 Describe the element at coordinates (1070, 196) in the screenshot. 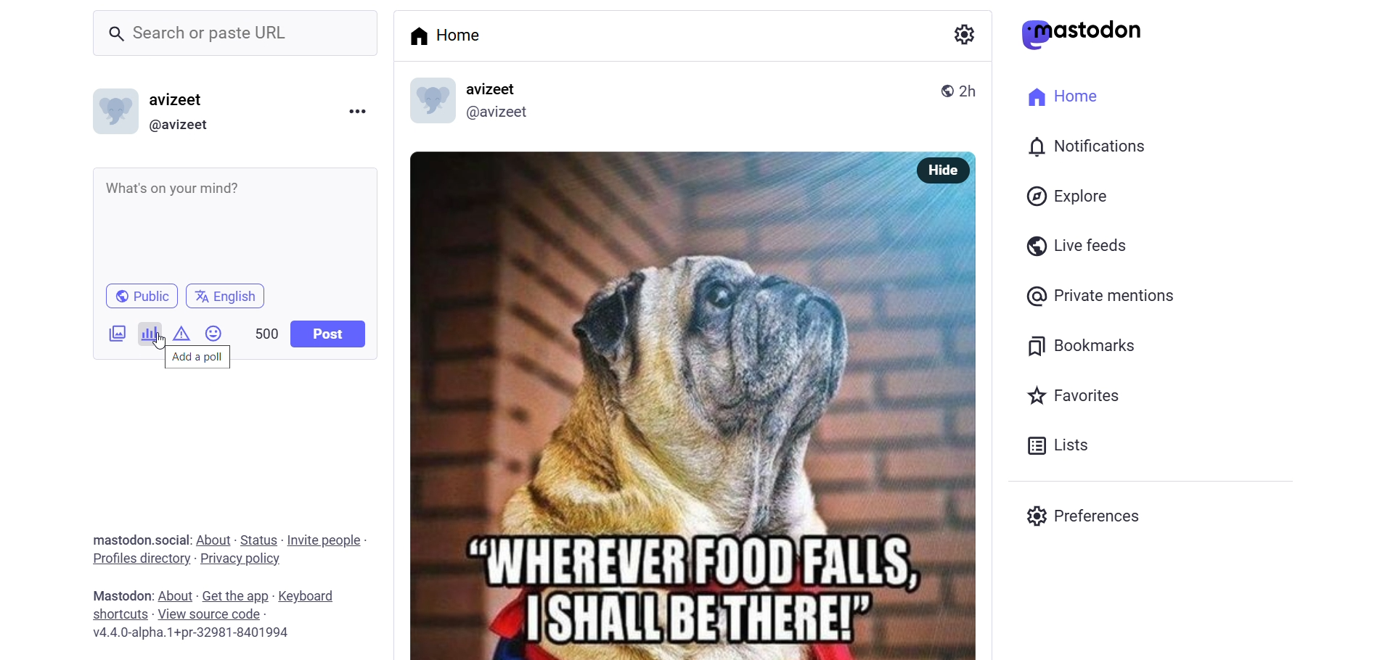

I see `explore` at that location.